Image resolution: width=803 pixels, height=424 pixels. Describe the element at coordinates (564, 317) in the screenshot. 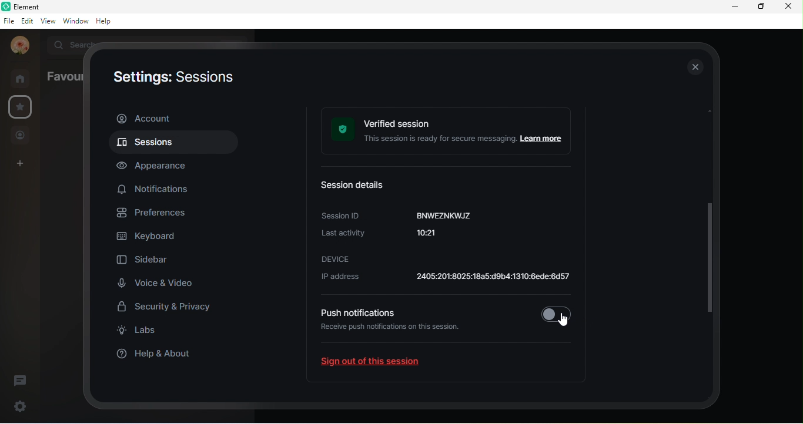

I see `cursor movement` at that location.